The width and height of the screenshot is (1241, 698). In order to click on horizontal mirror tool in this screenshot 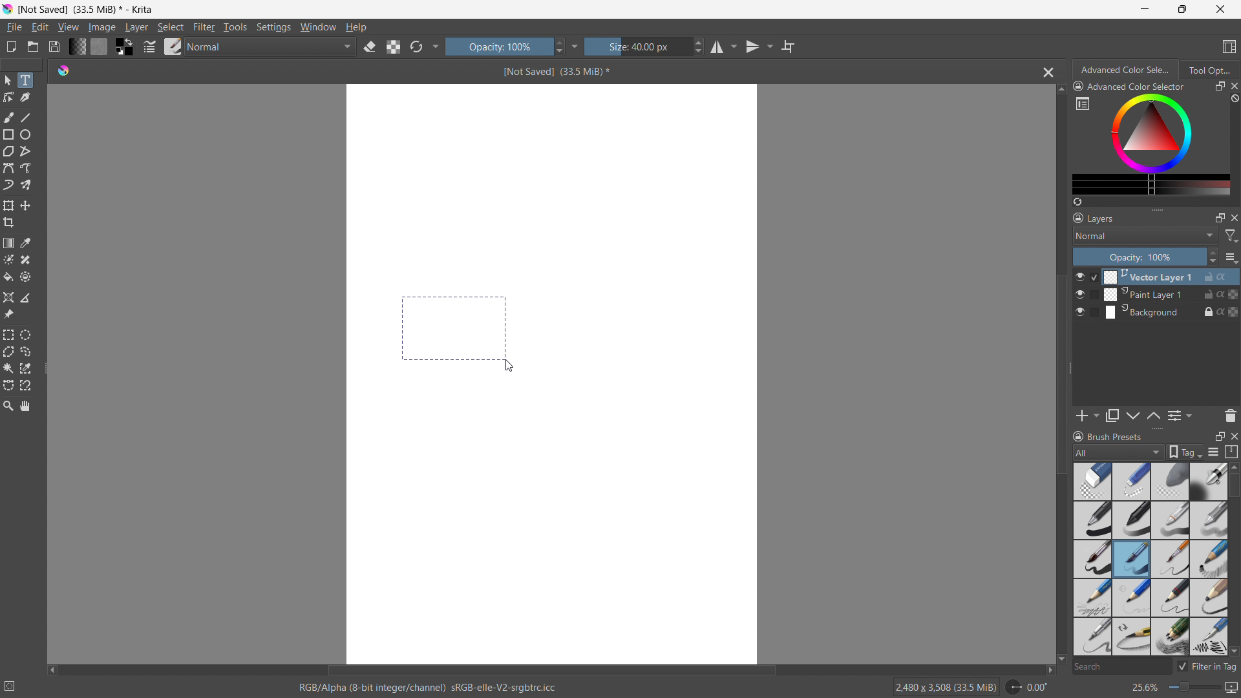, I will do `click(723, 47)`.